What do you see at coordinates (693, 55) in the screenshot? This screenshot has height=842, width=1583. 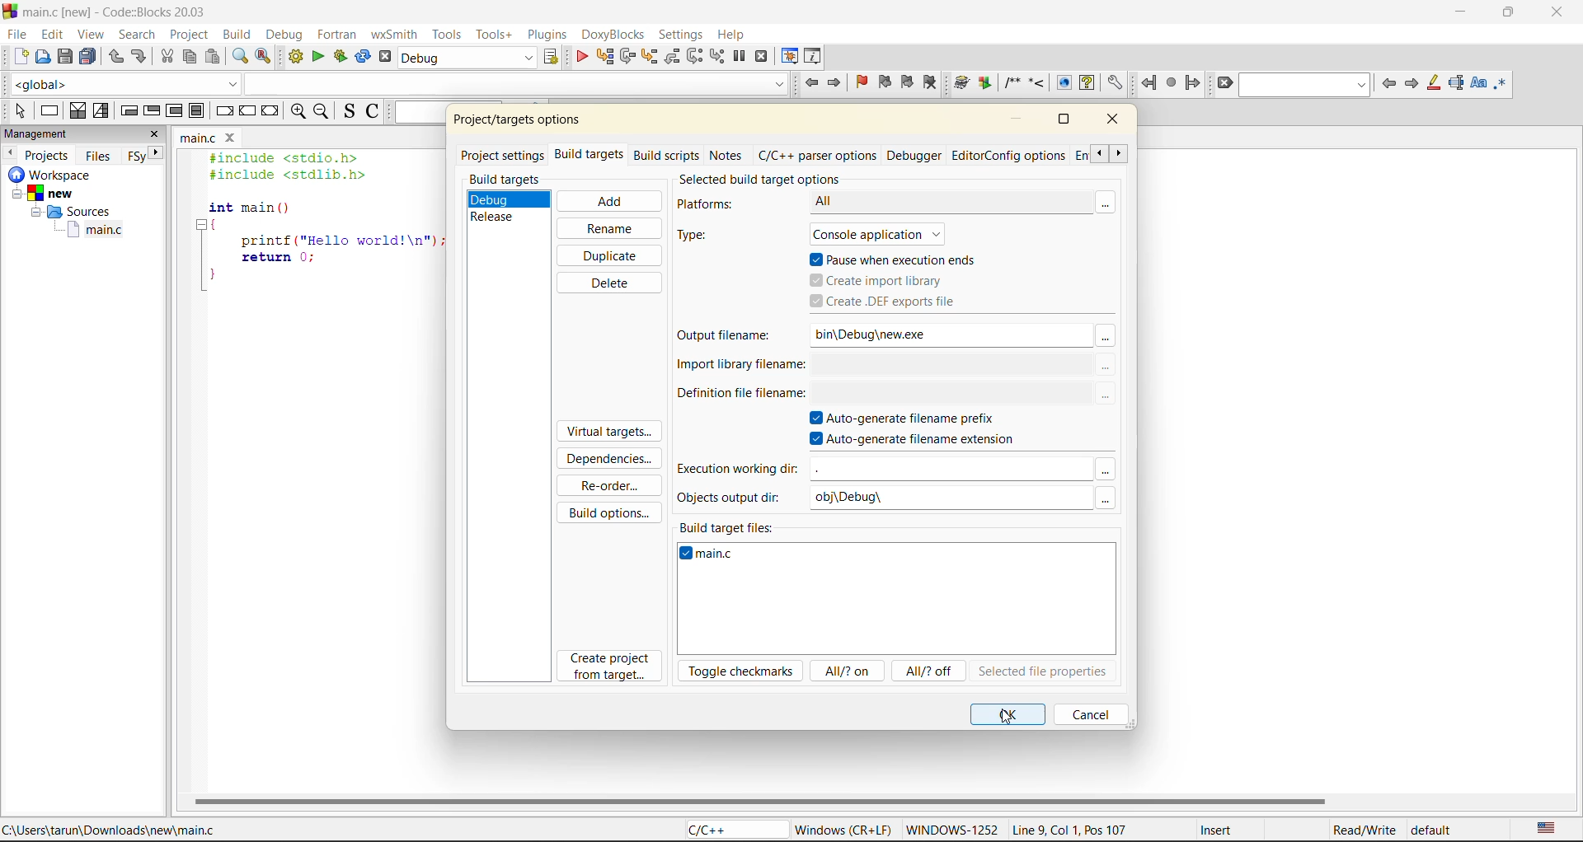 I see `next instruction` at bounding box center [693, 55].